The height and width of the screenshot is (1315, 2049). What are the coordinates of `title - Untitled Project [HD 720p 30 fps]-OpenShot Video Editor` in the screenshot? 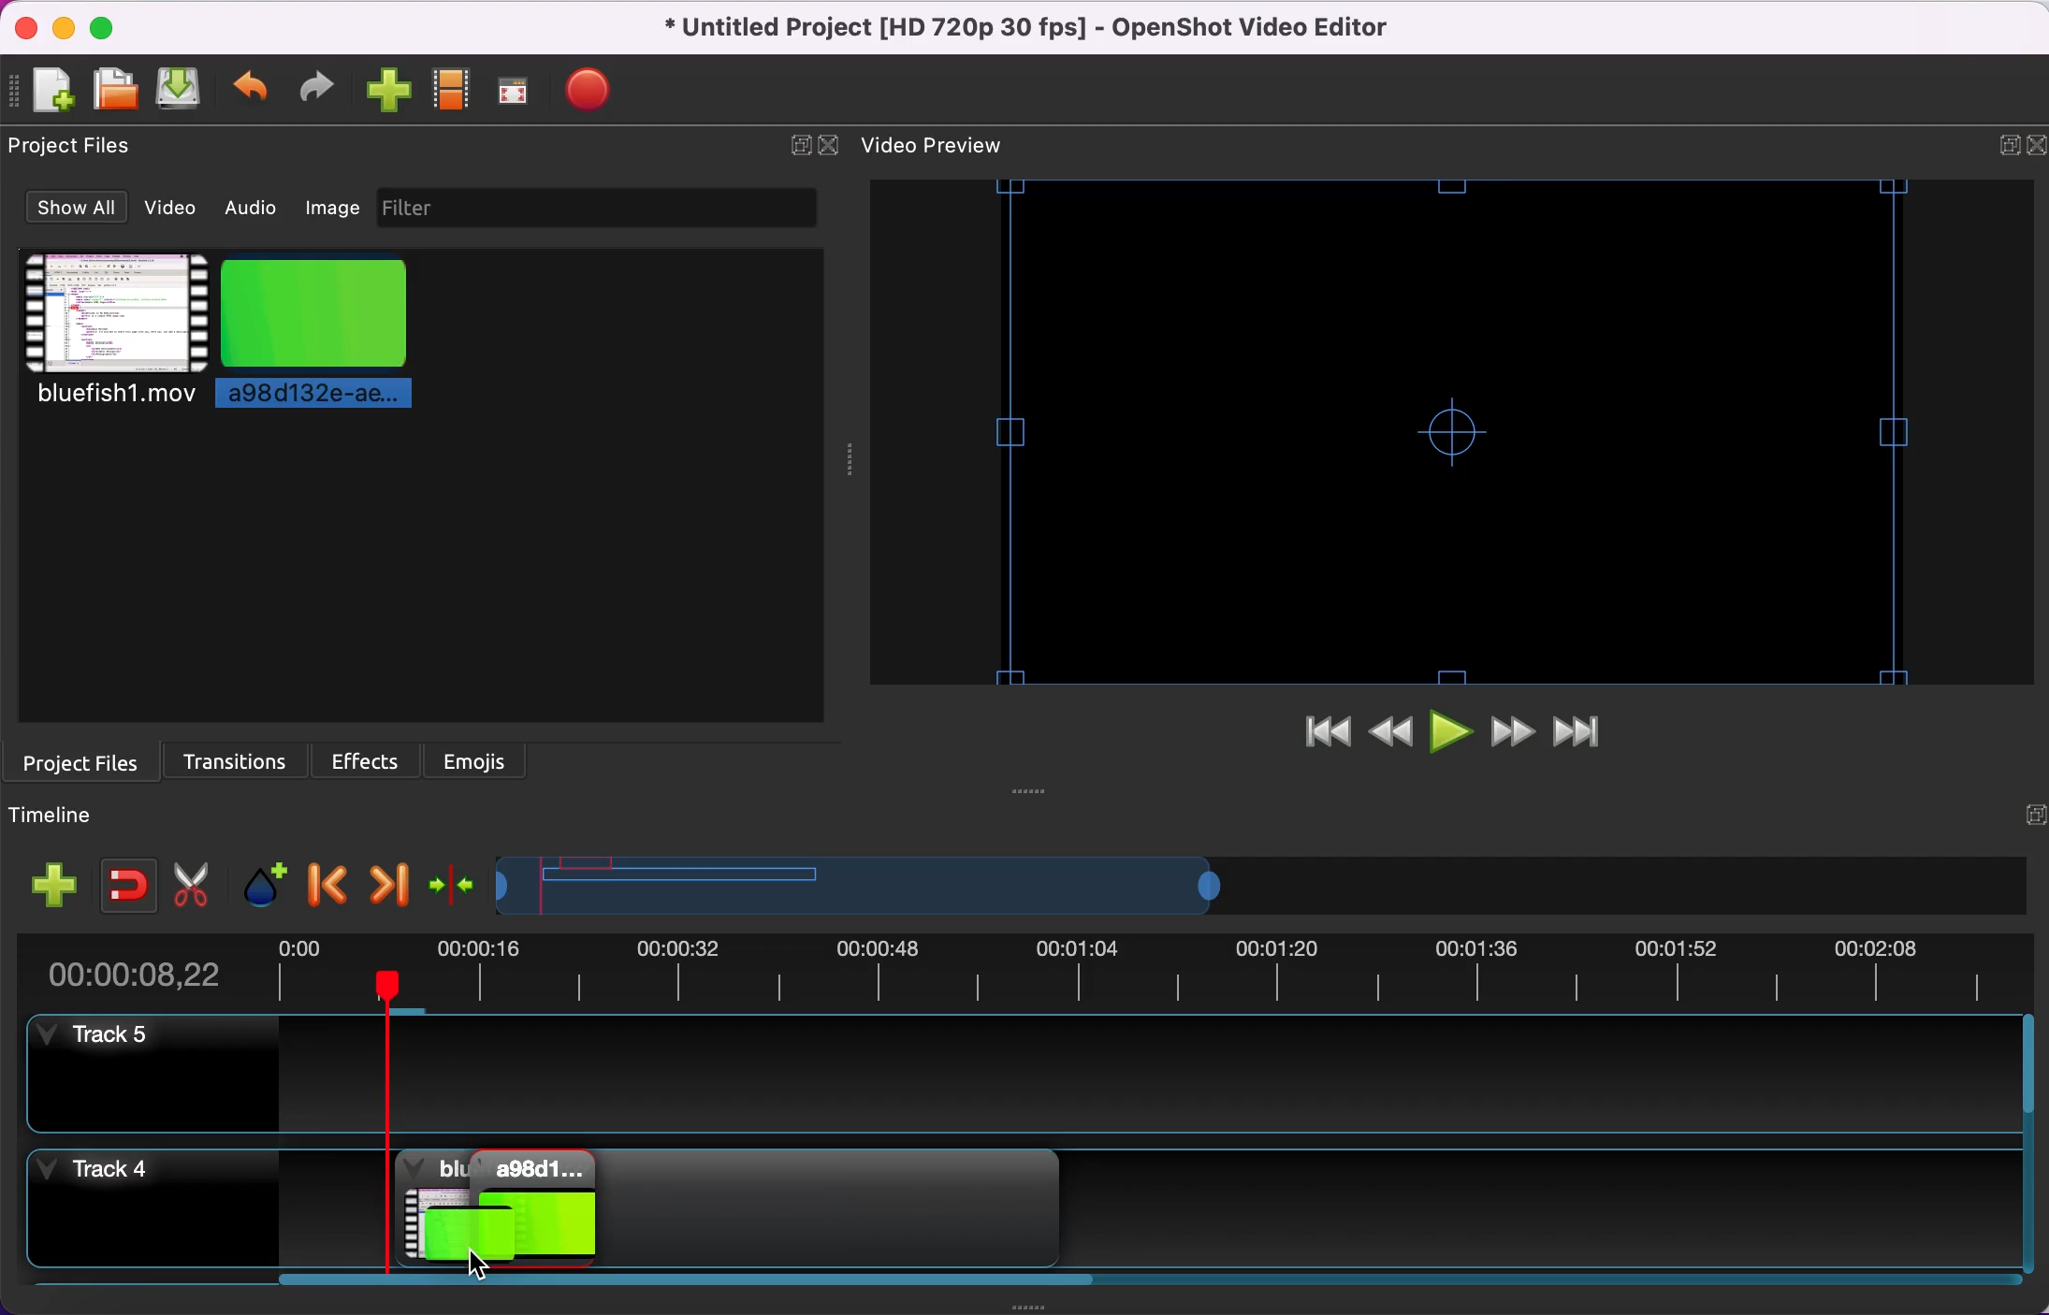 It's located at (1055, 27).